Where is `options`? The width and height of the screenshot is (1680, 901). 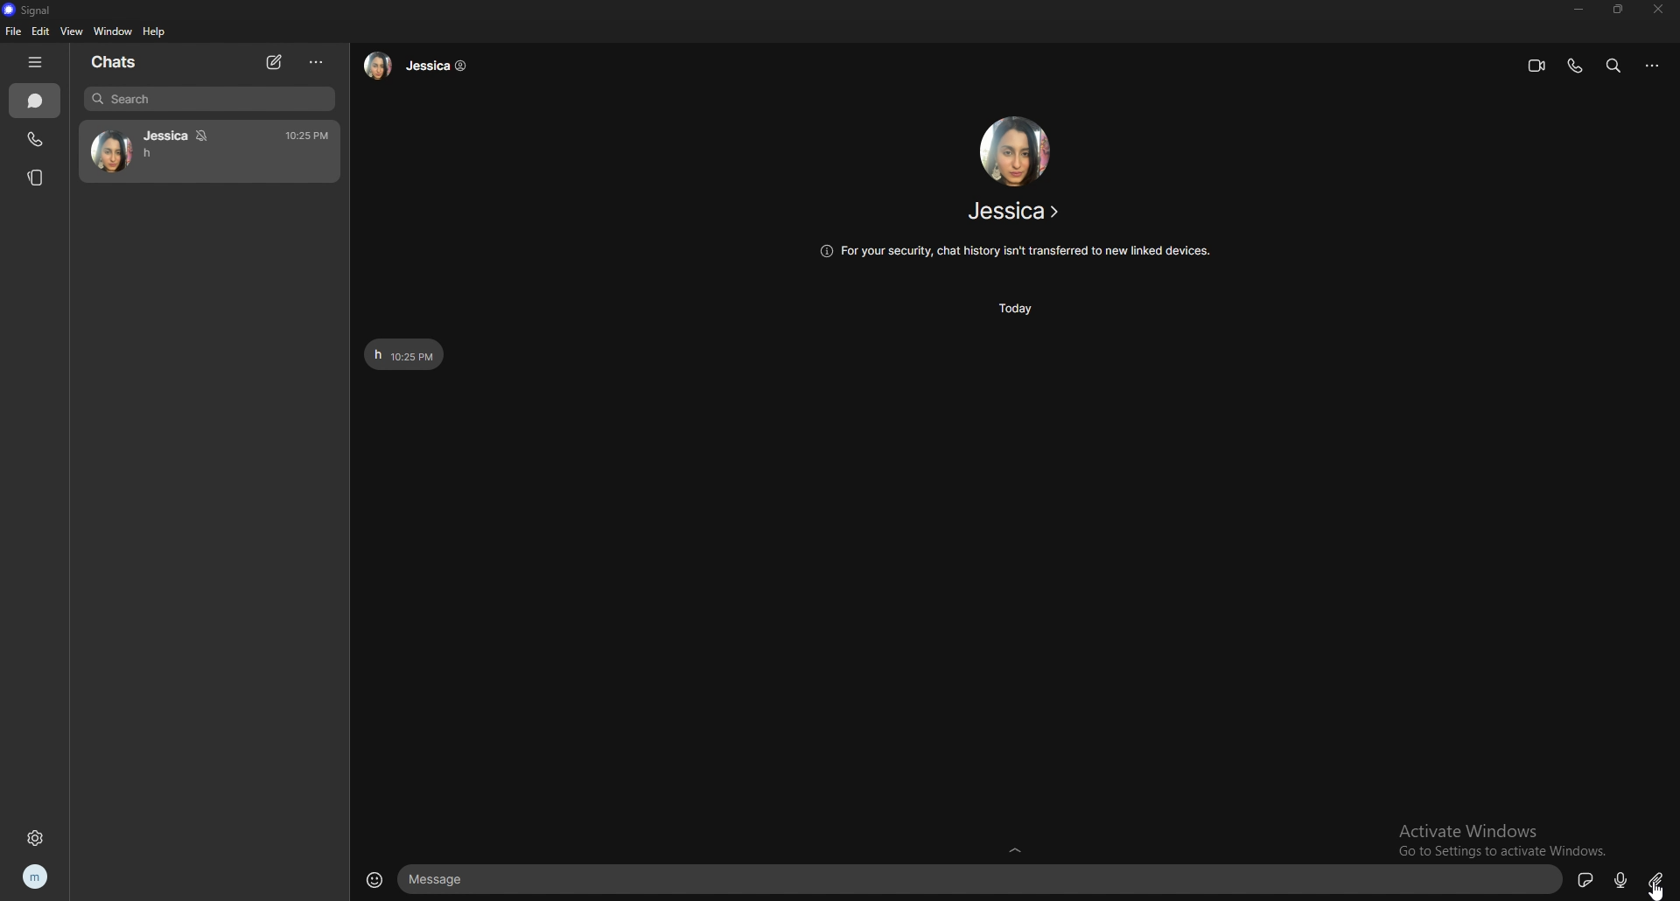 options is located at coordinates (1655, 66).